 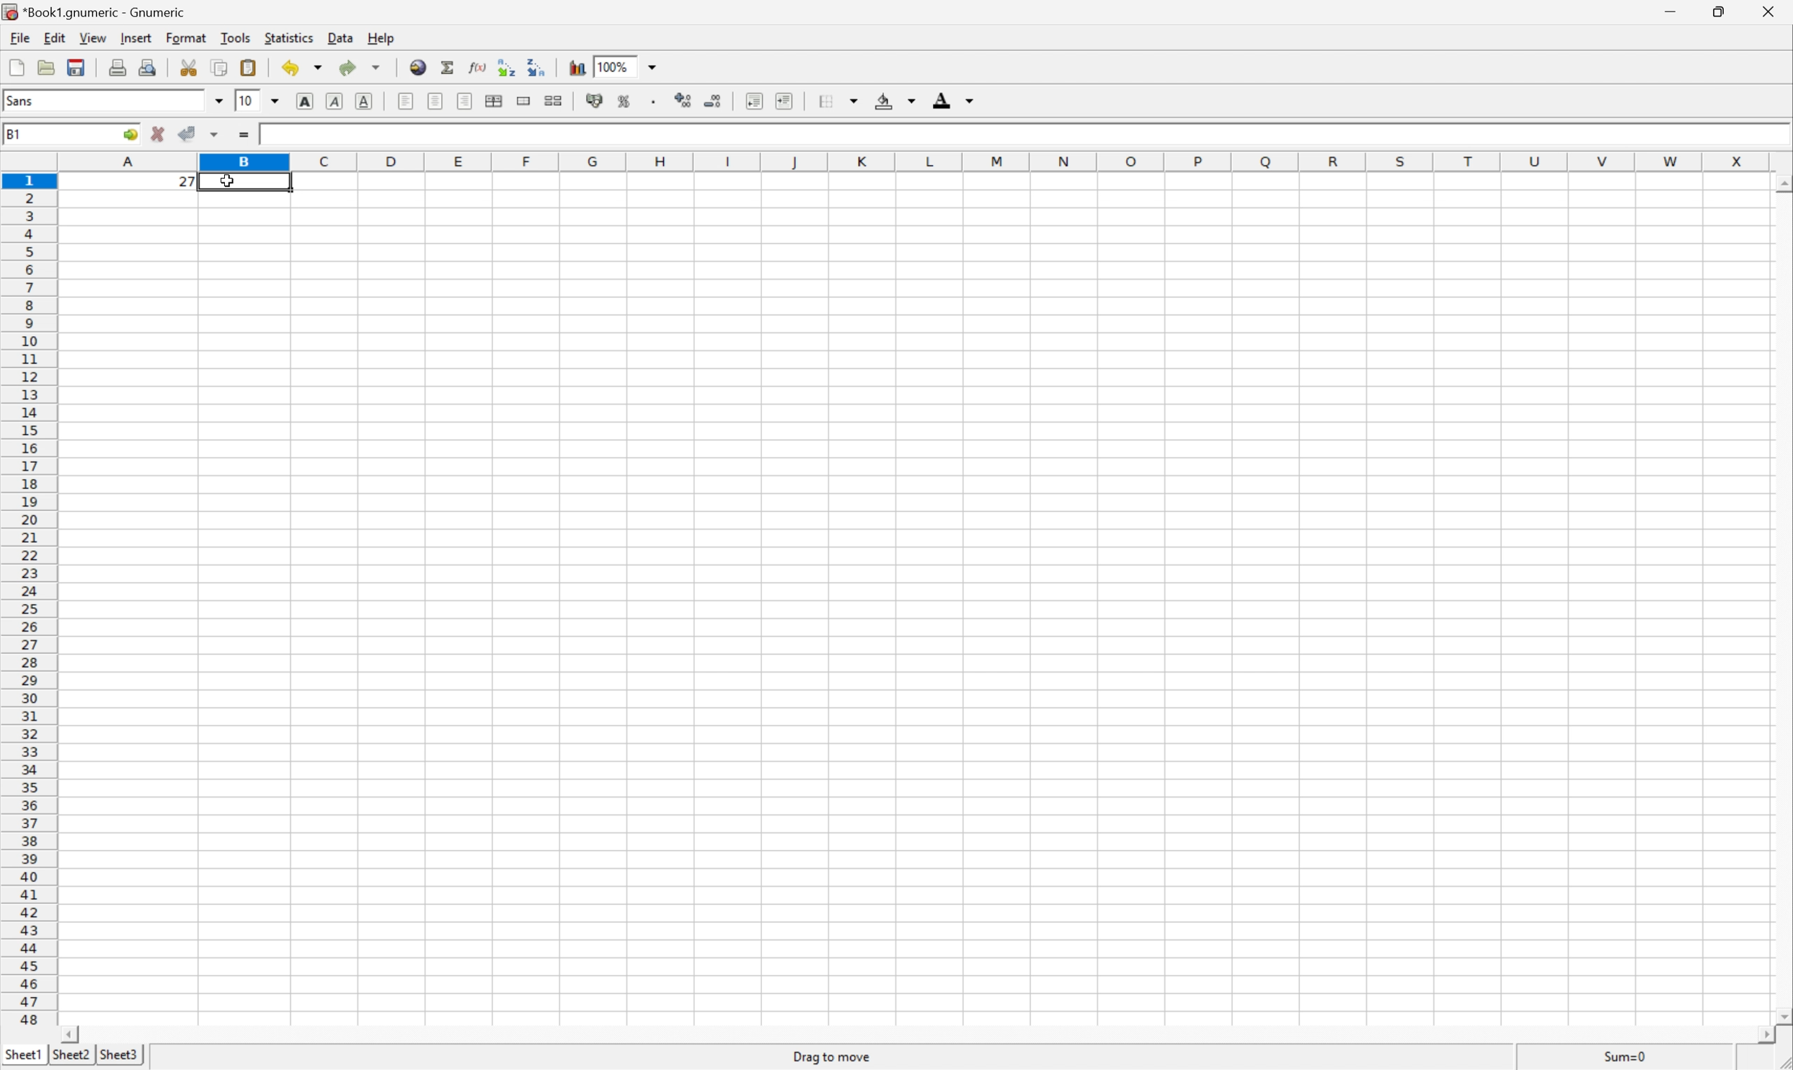 What do you see at coordinates (1671, 12) in the screenshot?
I see `Minimize` at bounding box center [1671, 12].